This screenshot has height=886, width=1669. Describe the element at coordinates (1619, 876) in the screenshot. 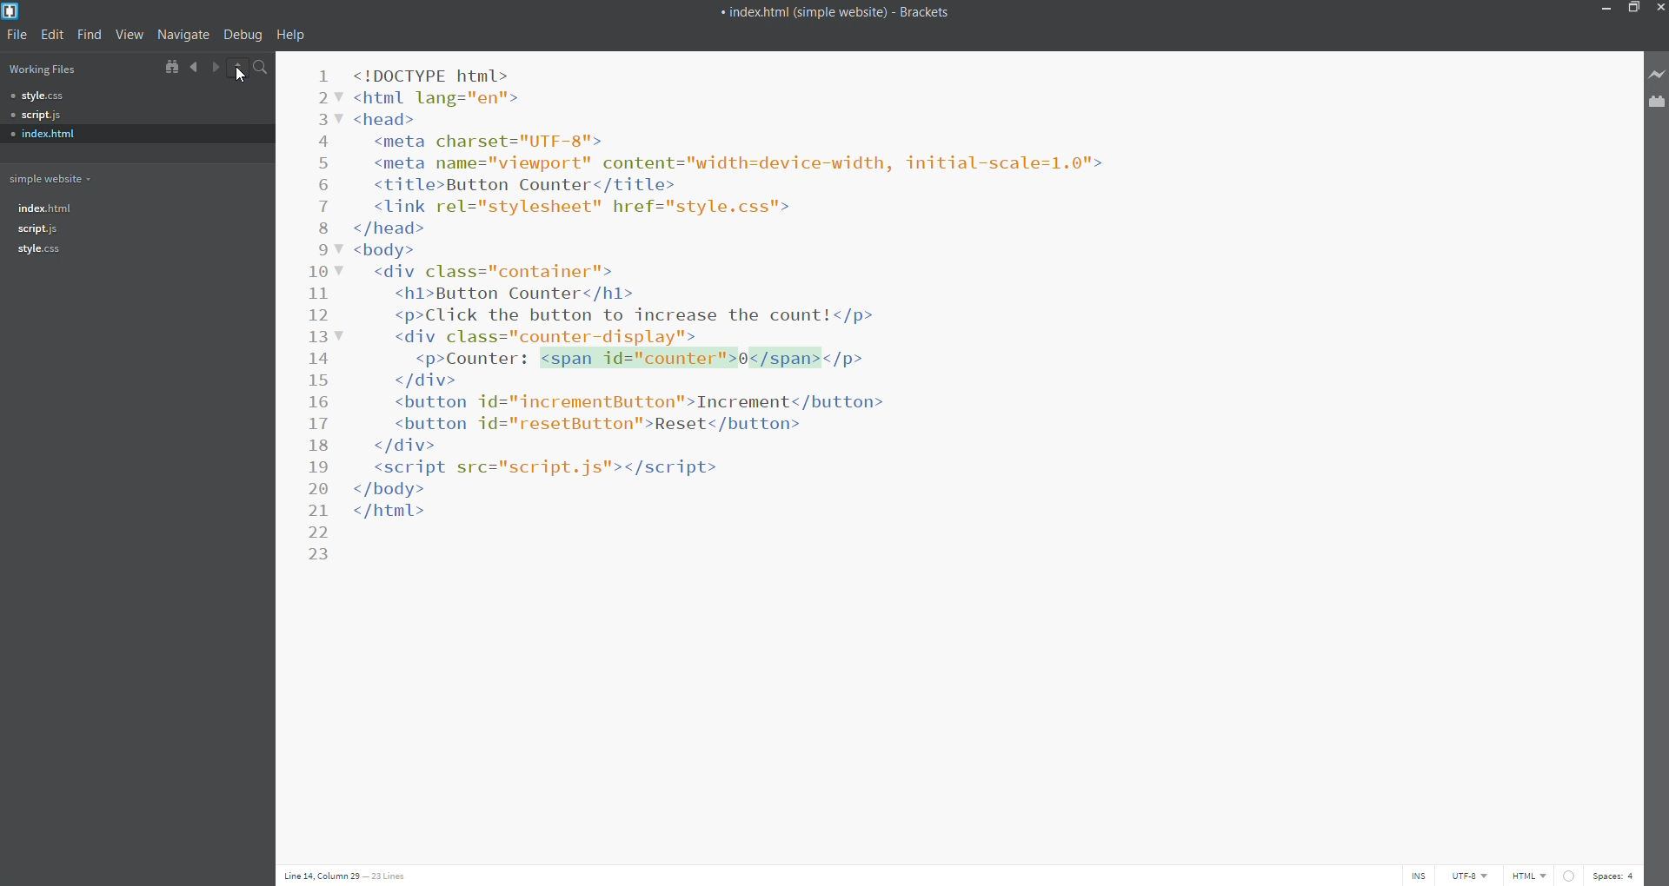

I see `space count` at that location.